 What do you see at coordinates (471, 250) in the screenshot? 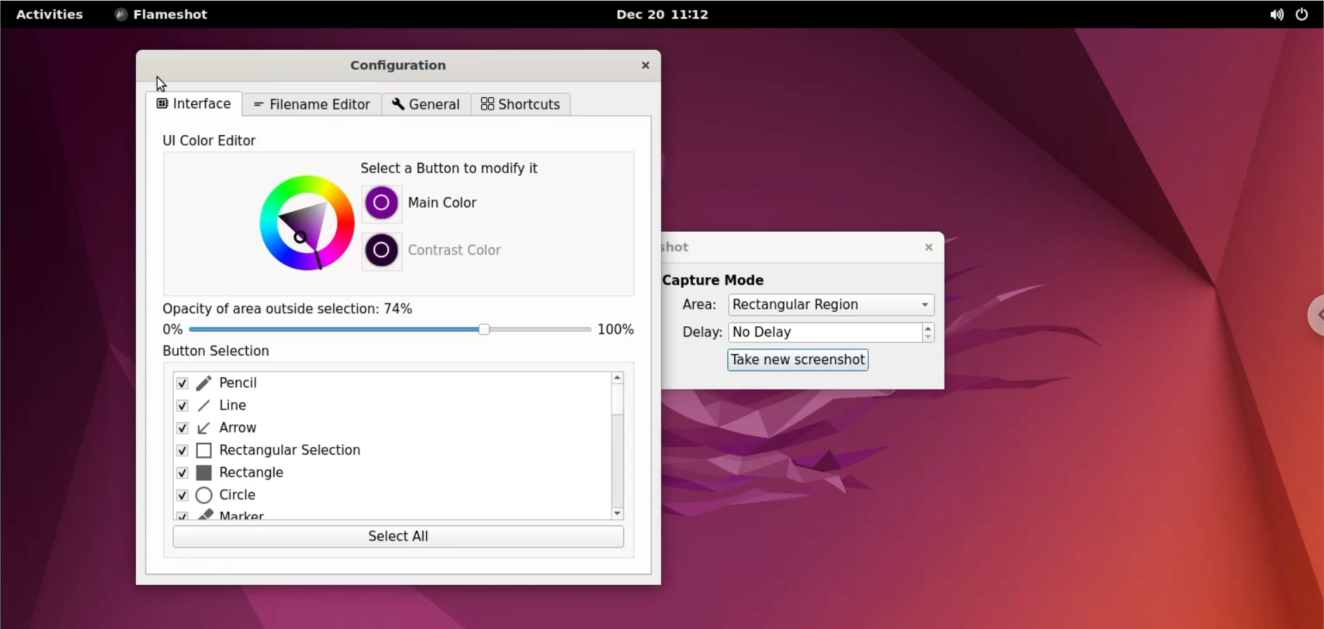
I see `contrast color` at bounding box center [471, 250].